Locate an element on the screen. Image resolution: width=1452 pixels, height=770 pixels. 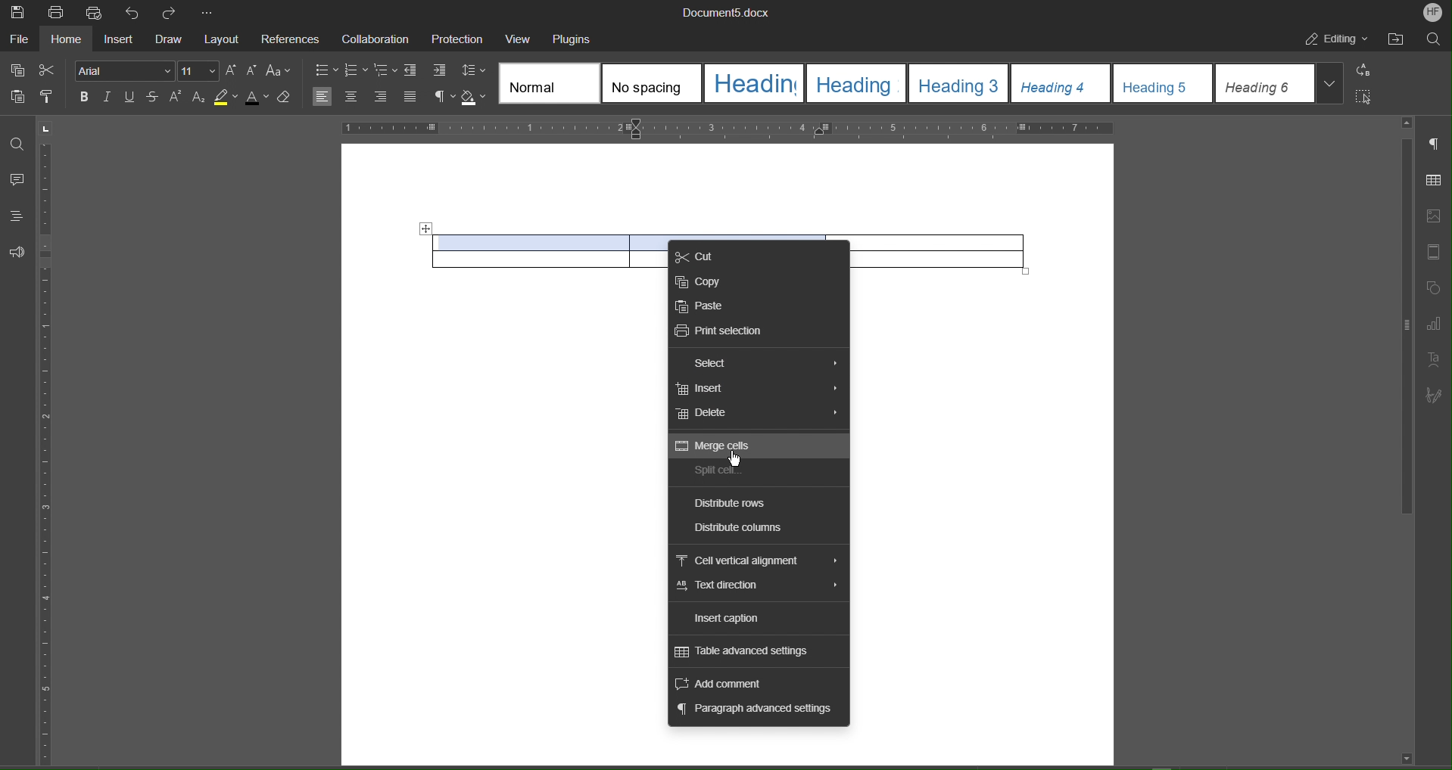
Alignment is located at coordinates (365, 97).